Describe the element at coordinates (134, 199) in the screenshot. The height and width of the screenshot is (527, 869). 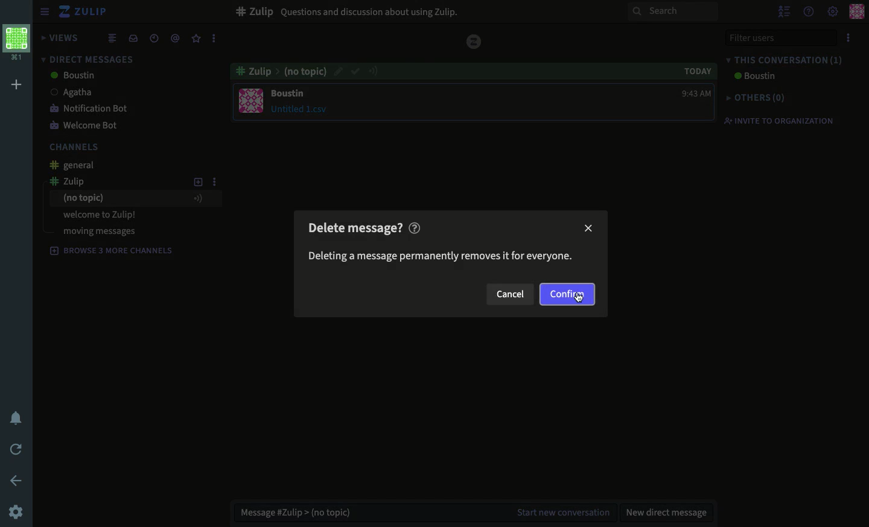
I see `no topic` at that location.